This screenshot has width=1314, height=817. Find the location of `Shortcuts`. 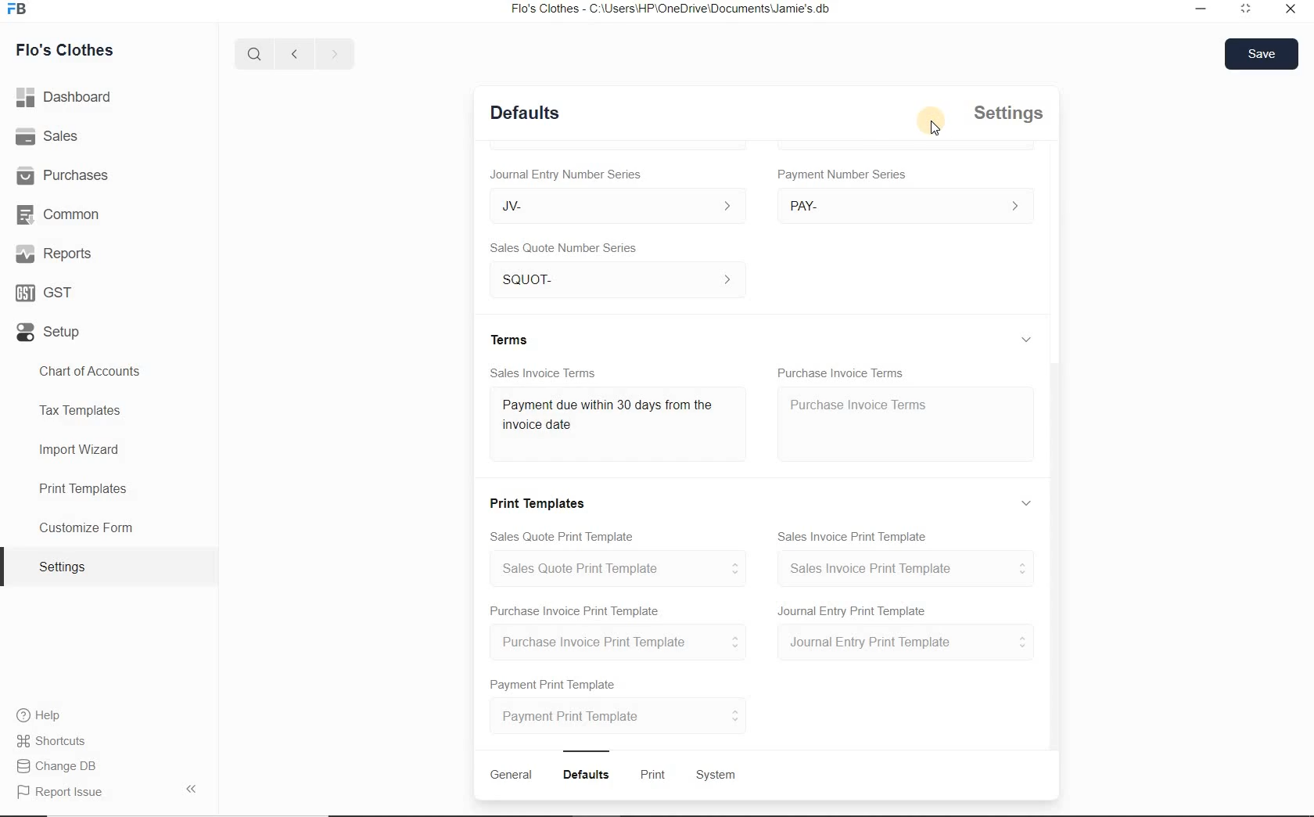

Shortcuts is located at coordinates (52, 741).